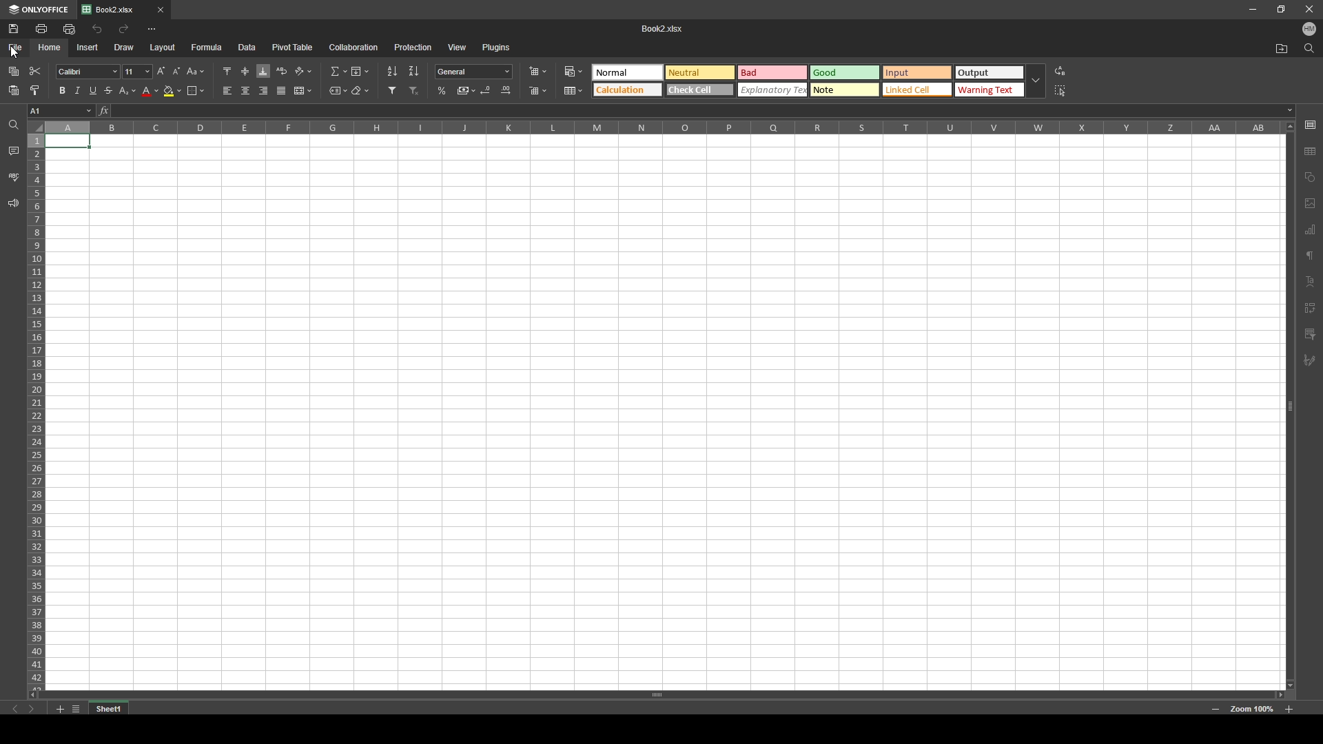 Image resolution: width=1323 pixels, height=744 pixels. Describe the element at coordinates (152, 28) in the screenshot. I see `more options` at that location.